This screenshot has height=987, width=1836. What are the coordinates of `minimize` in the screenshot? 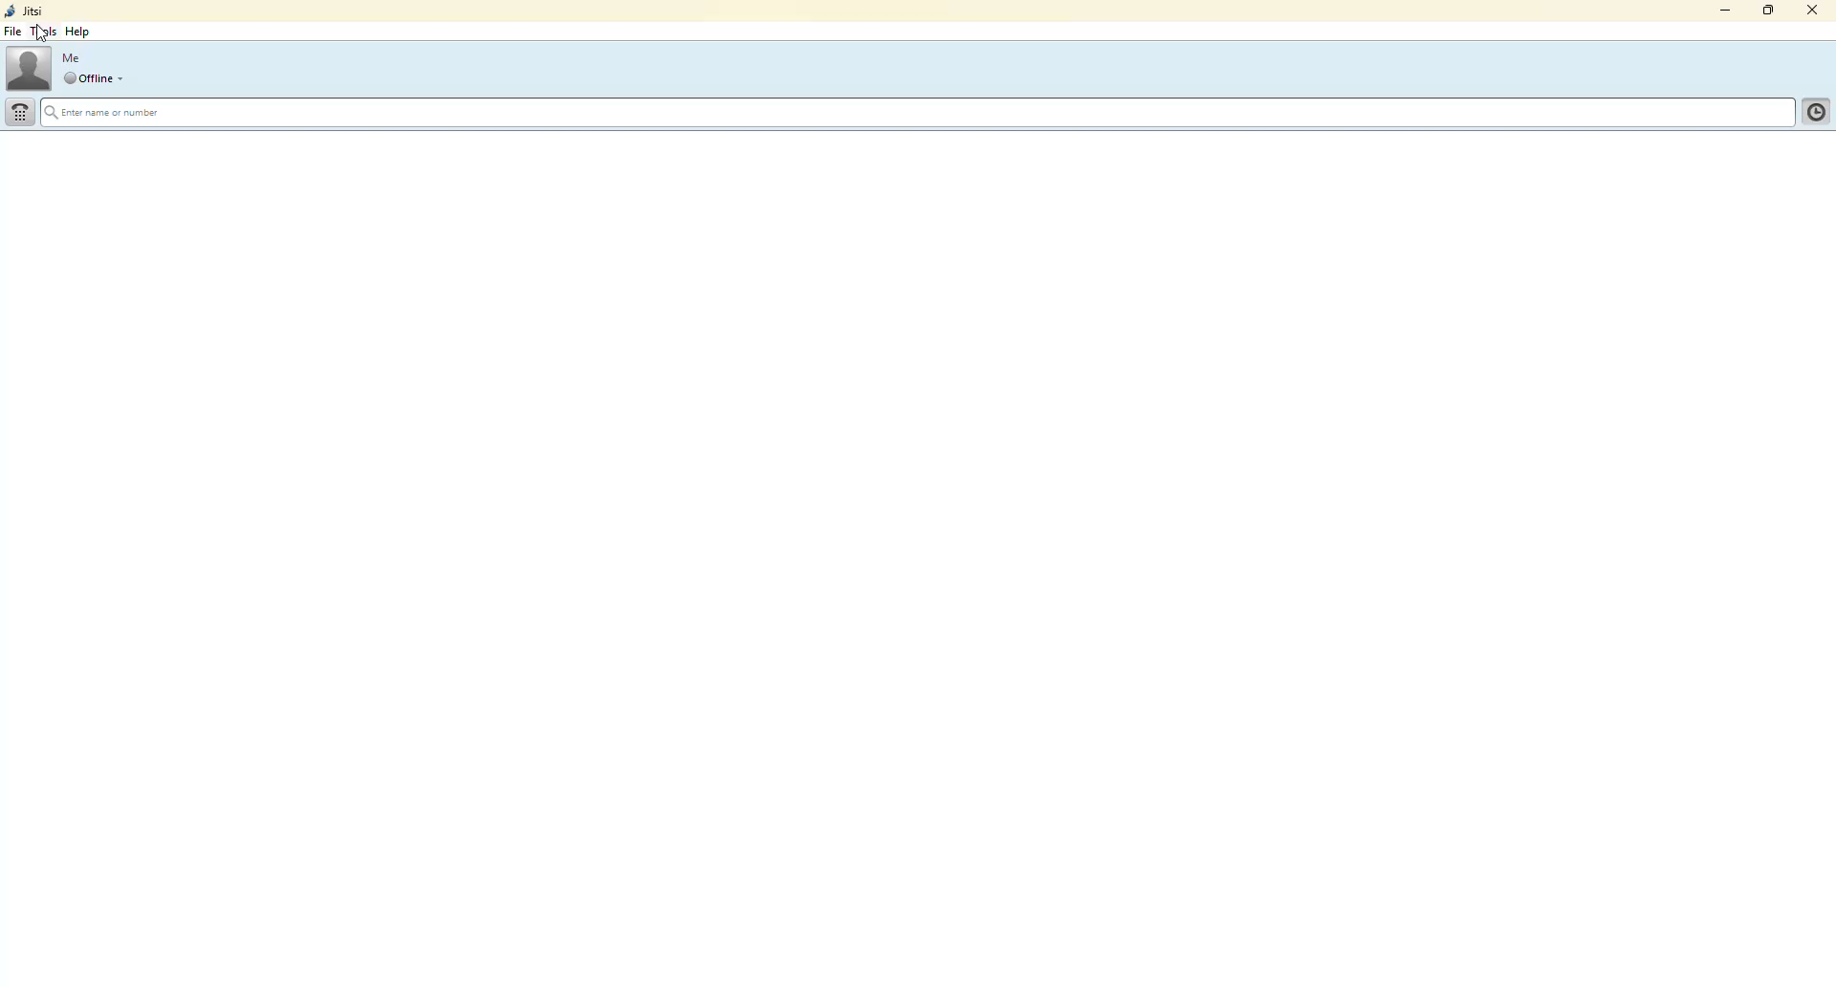 It's located at (1722, 11).